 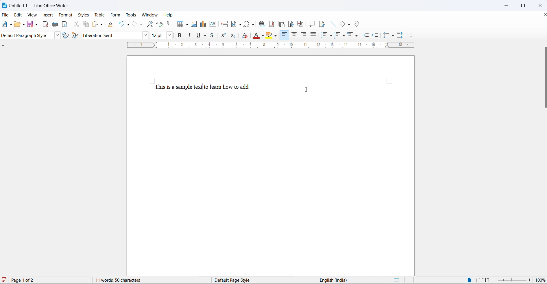 I want to click on copy, so click(x=87, y=24).